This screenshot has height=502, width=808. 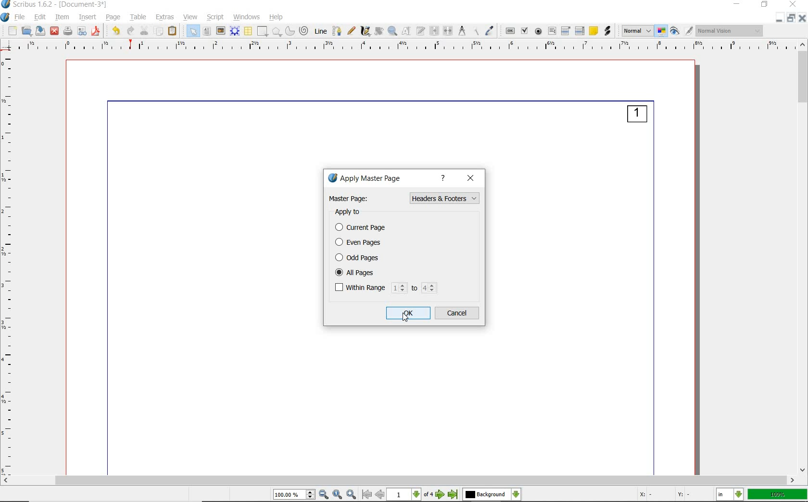 I want to click on extras, so click(x=166, y=17).